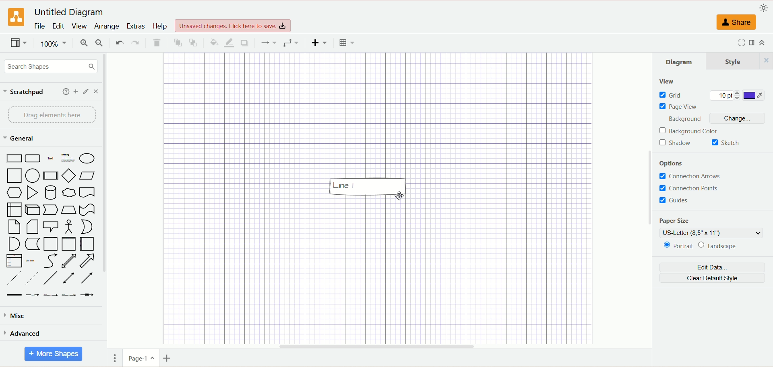 This screenshot has height=367, width=773. I want to click on Card, so click(32, 227).